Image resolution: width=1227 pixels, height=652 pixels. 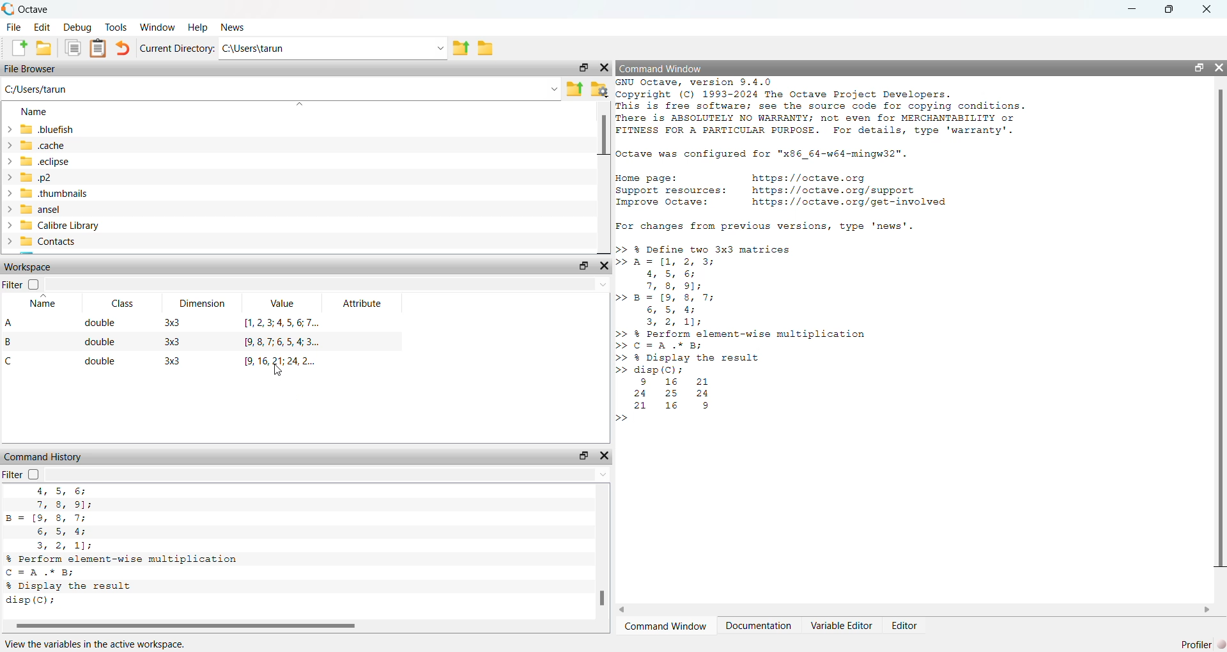 What do you see at coordinates (164, 361) in the screenshot?
I see `C double 3x3 9,16, 21; 24, 2...` at bounding box center [164, 361].